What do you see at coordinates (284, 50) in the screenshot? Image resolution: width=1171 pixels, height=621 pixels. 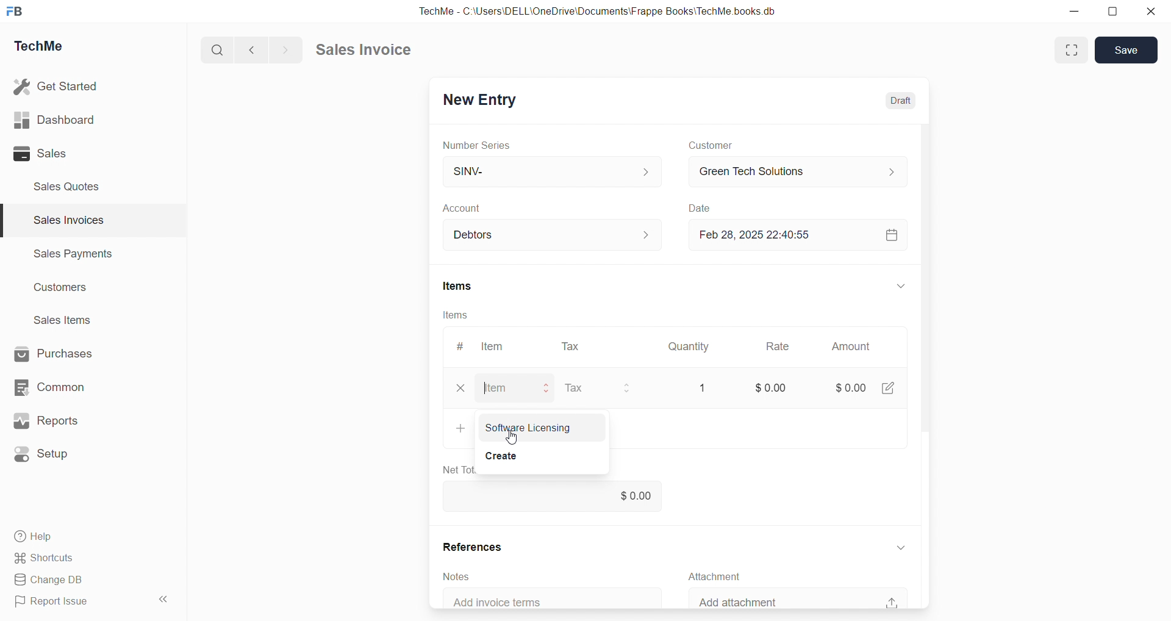 I see `forward` at bounding box center [284, 50].